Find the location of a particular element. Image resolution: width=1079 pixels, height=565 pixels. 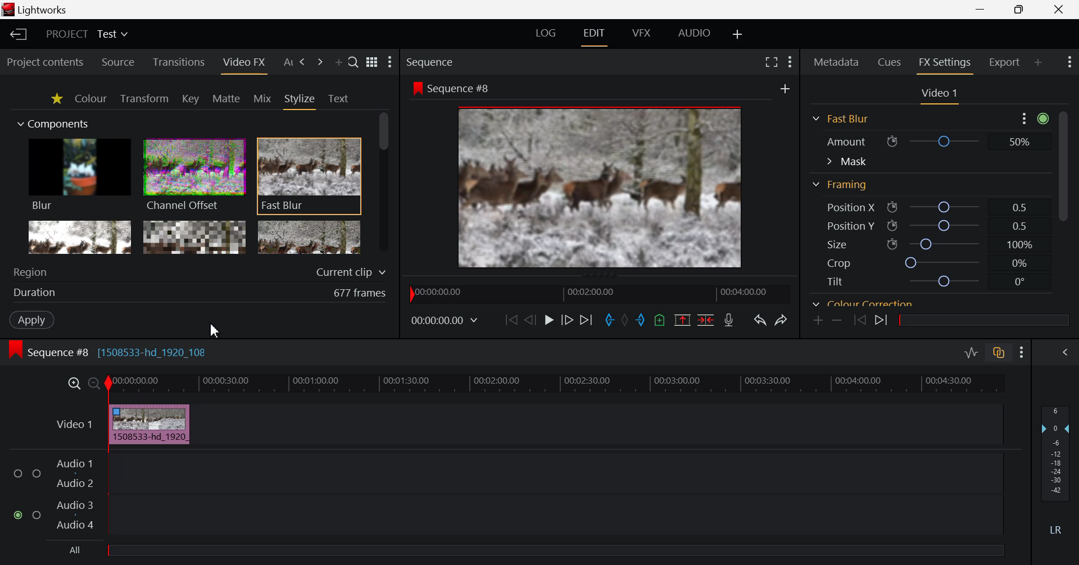

Project contents is located at coordinates (48, 63).